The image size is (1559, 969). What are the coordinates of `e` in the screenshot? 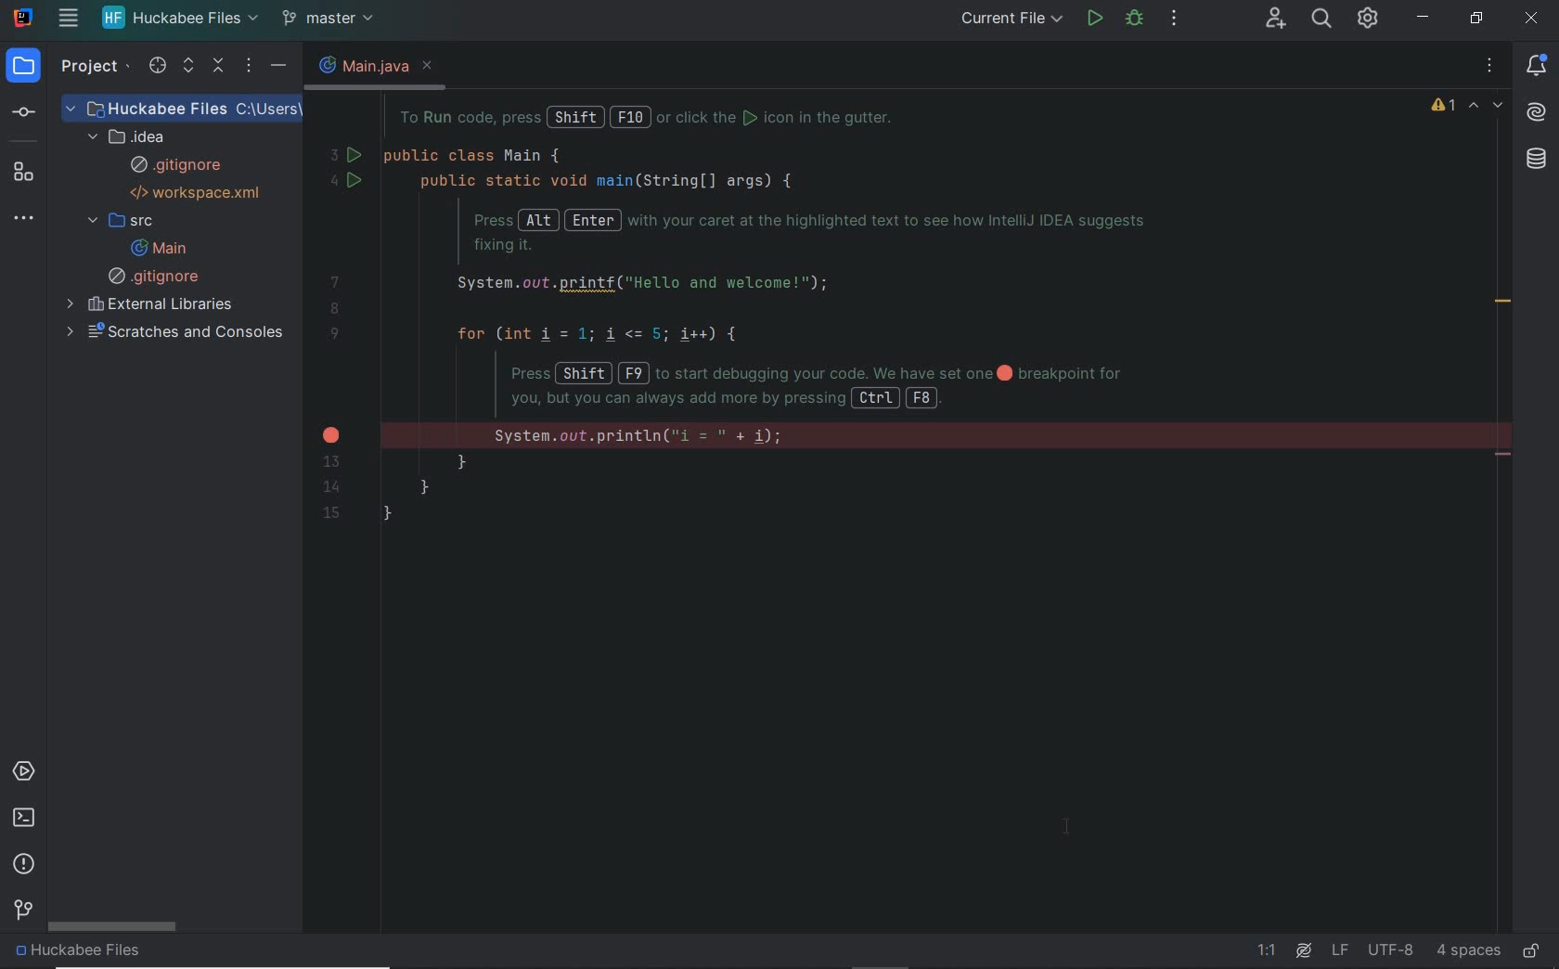 It's located at (432, 65).